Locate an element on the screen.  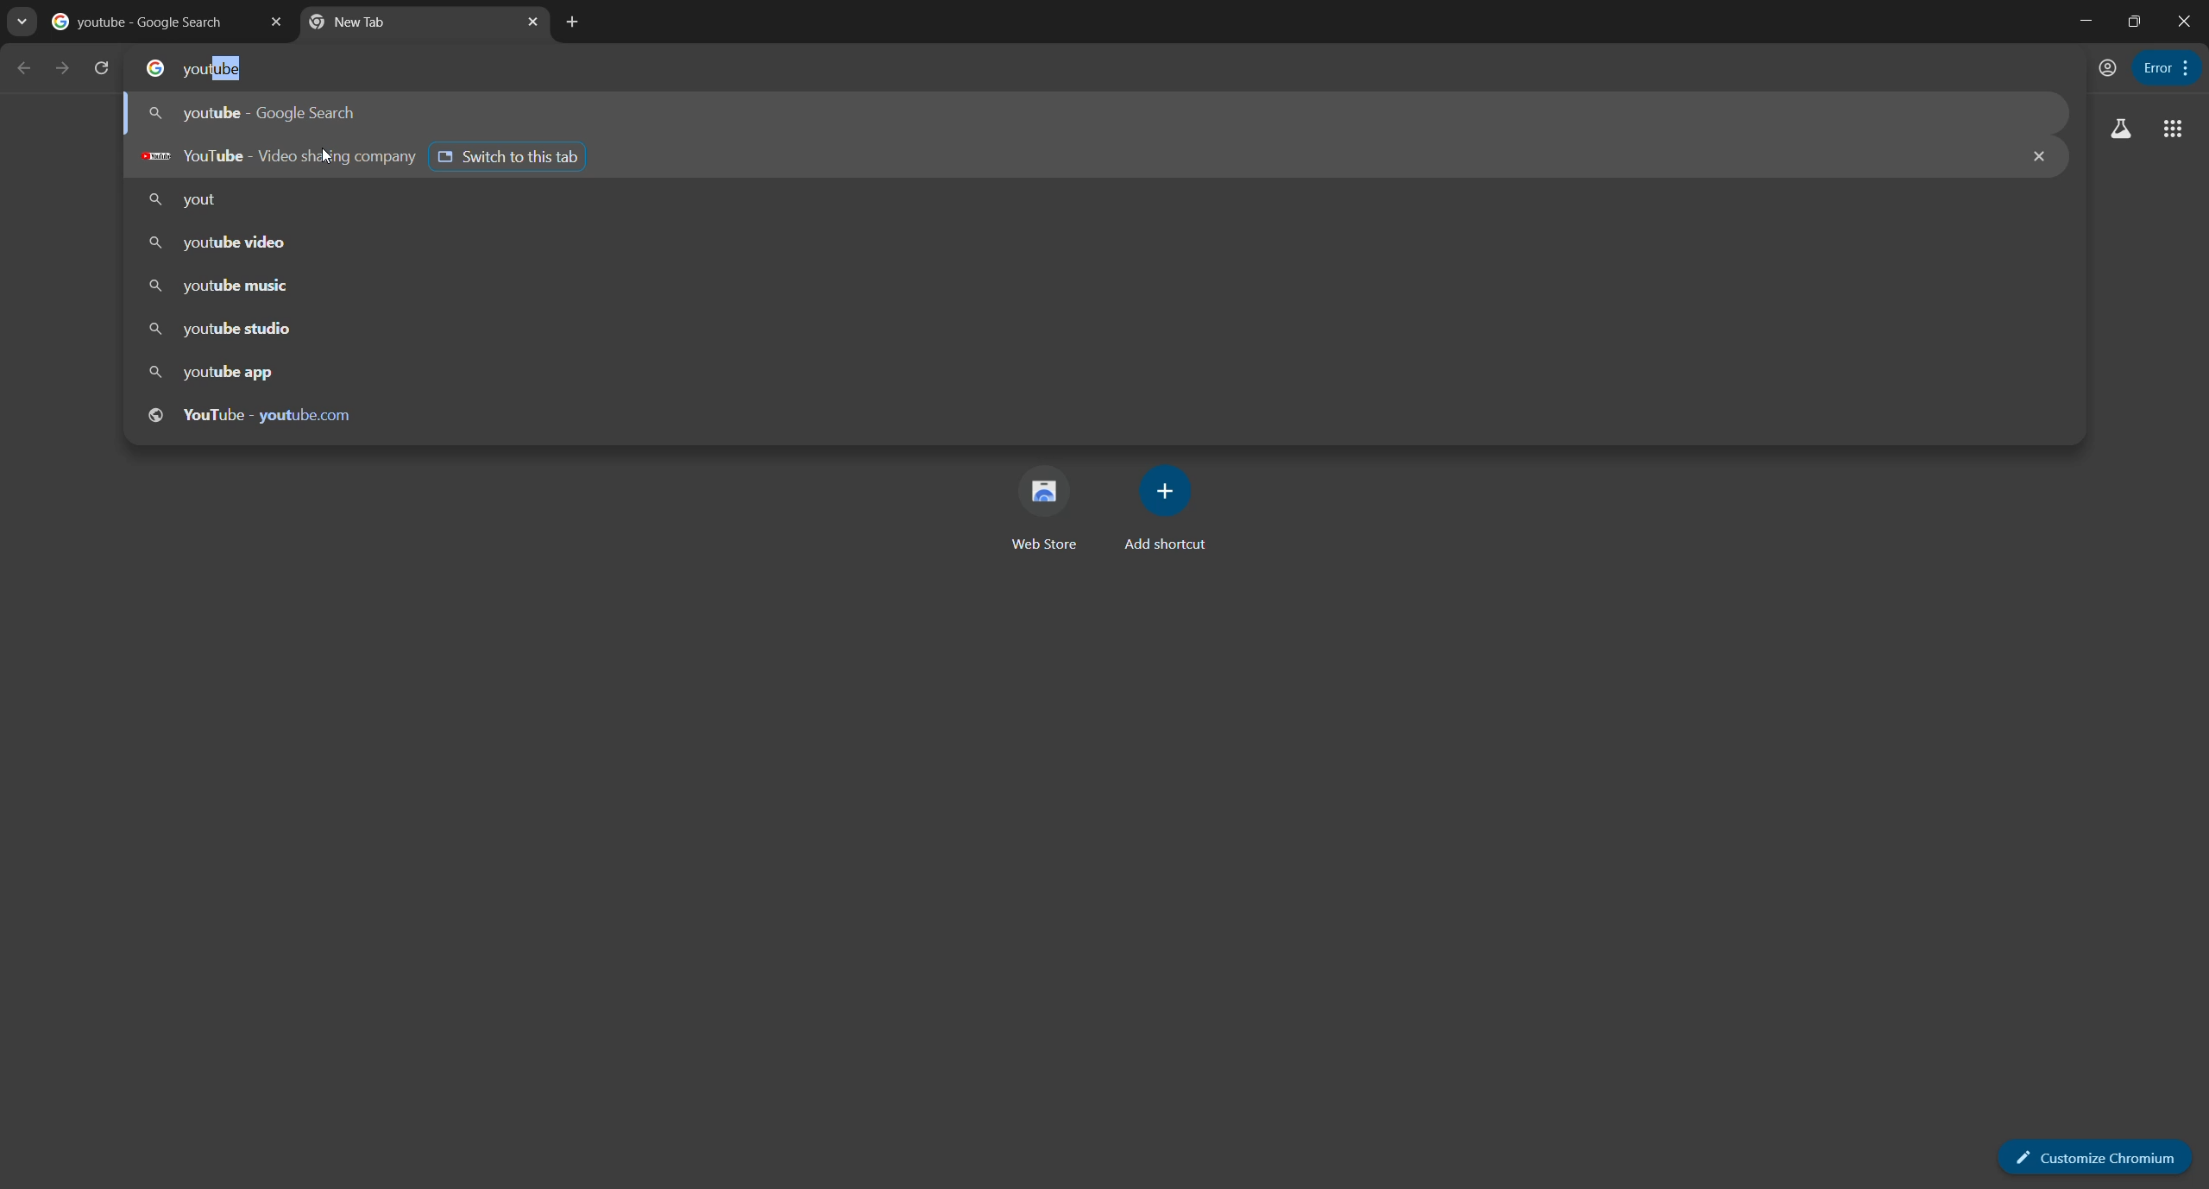
search tabs is located at coordinates (22, 25).